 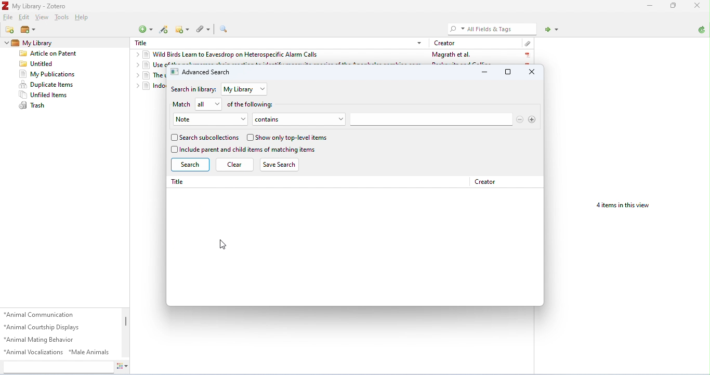 I want to click on duplicate items, so click(x=47, y=84).